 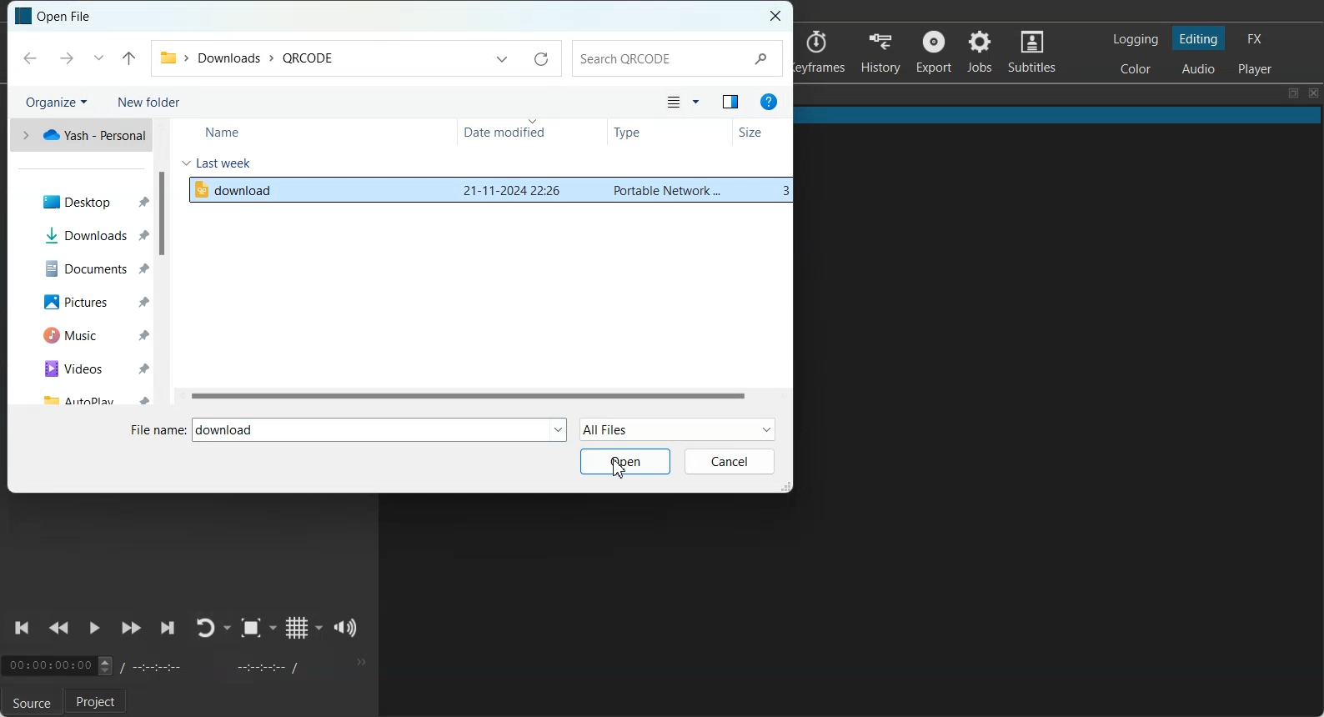 What do you see at coordinates (1032, 50) in the screenshot?
I see `Subtitles` at bounding box center [1032, 50].